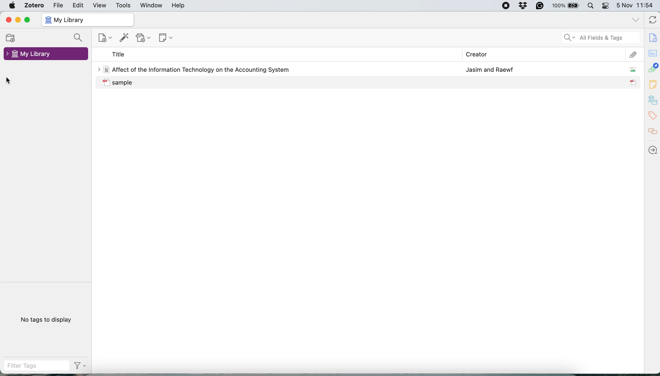 The width and height of the screenshot is (660, 376). Describe the element at coordinates (57, 6) in the screenshot. I see `file` at that location.